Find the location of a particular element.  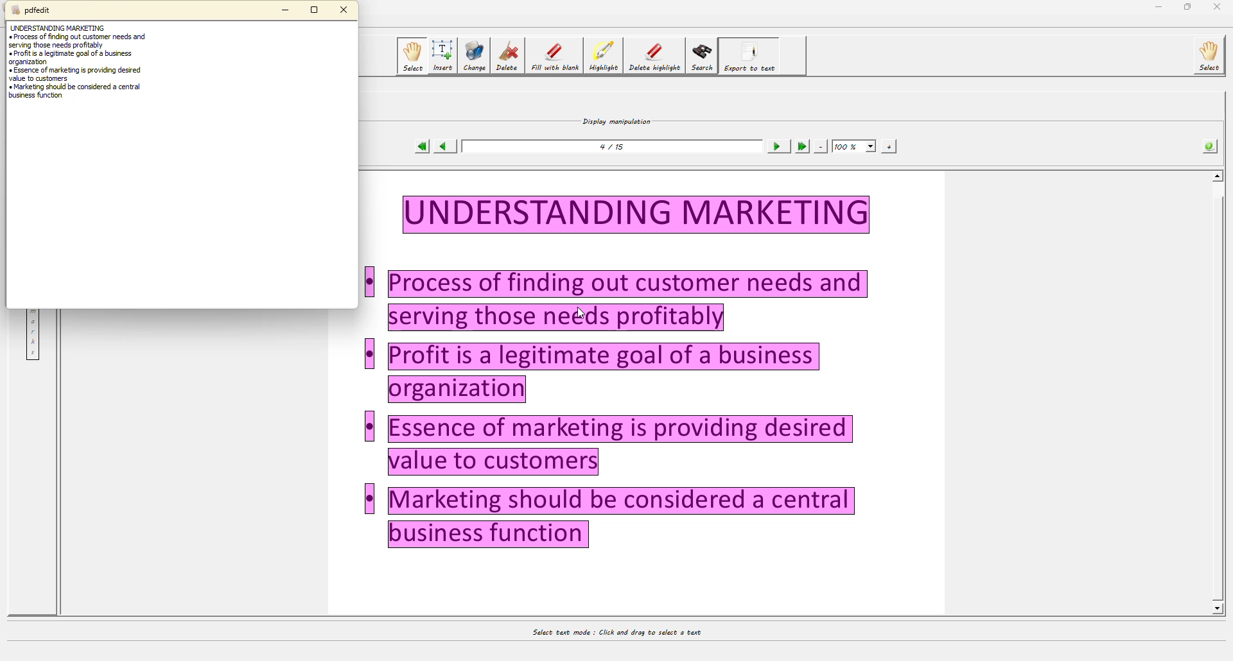

minimize is located at coordinates (286, 9).